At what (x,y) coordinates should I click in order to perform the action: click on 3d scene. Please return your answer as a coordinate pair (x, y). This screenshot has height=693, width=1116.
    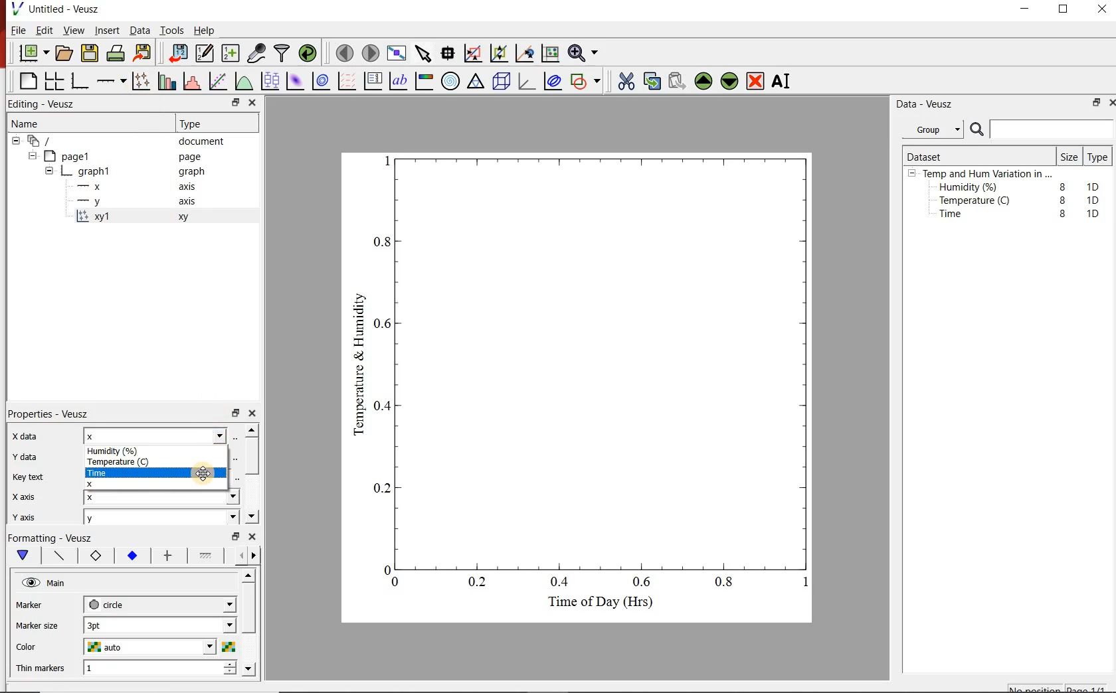
    Looking at the image, I should click on (502, 83).